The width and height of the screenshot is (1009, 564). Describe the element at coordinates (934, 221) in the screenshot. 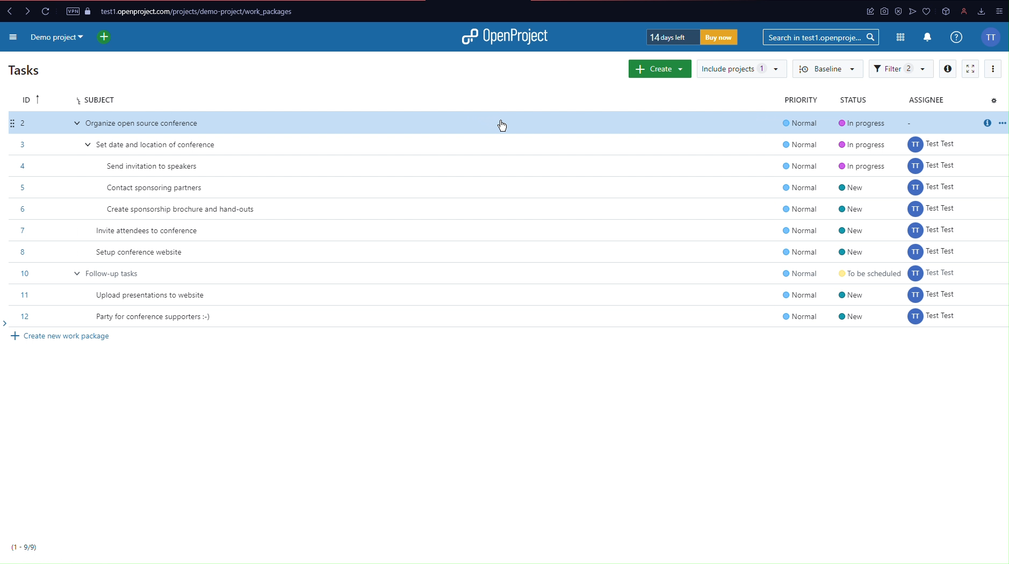

I see `assignee names` at that location.